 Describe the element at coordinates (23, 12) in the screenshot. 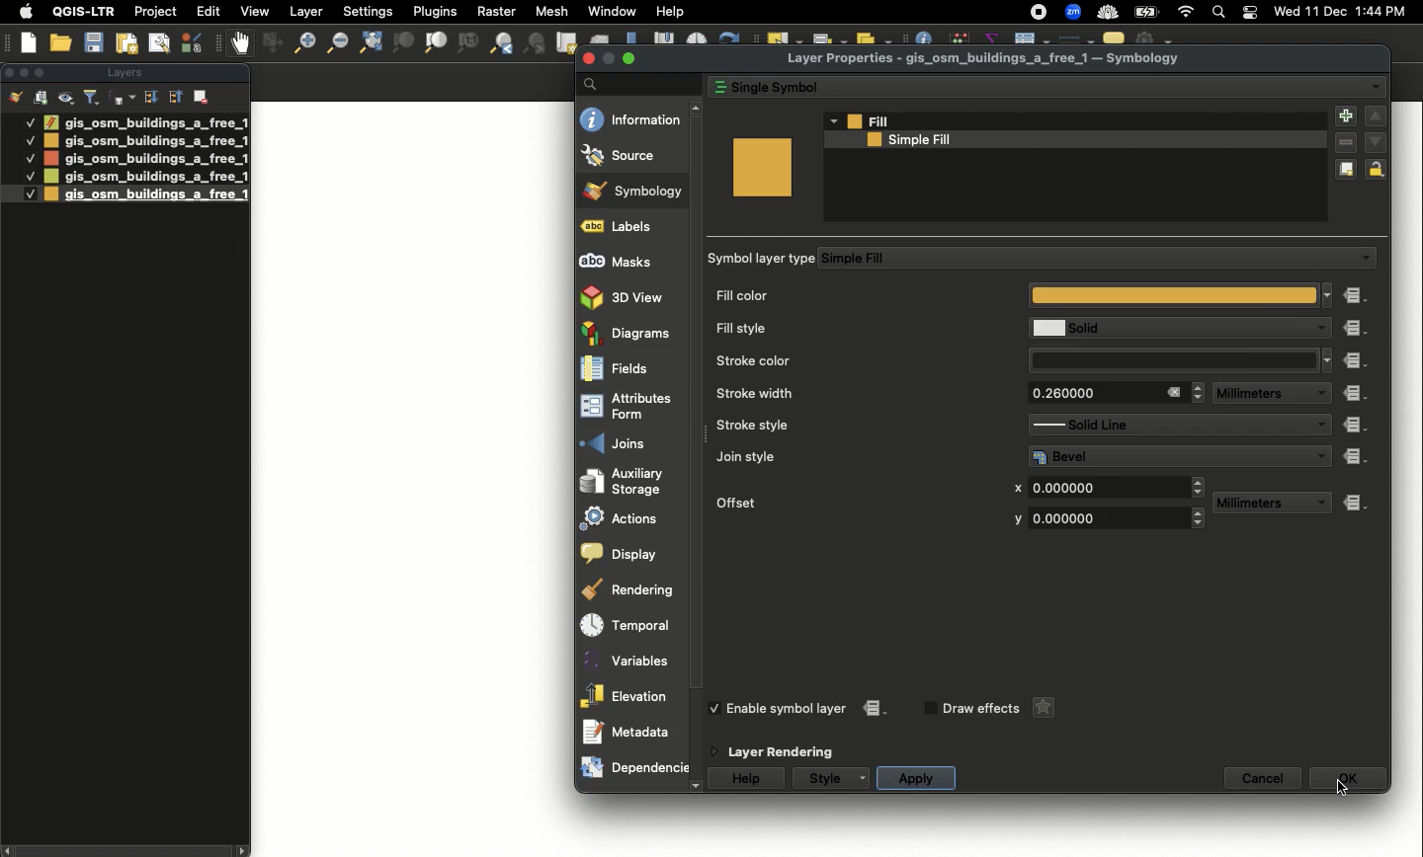

I see `Apple` at that location.